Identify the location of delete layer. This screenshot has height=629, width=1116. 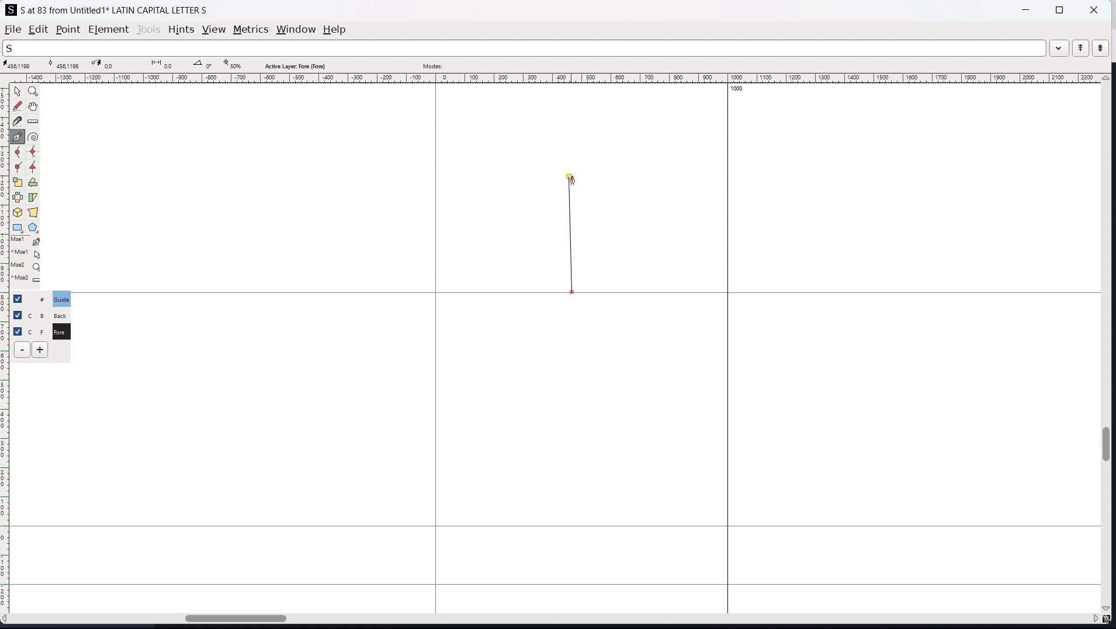
(22, 350).